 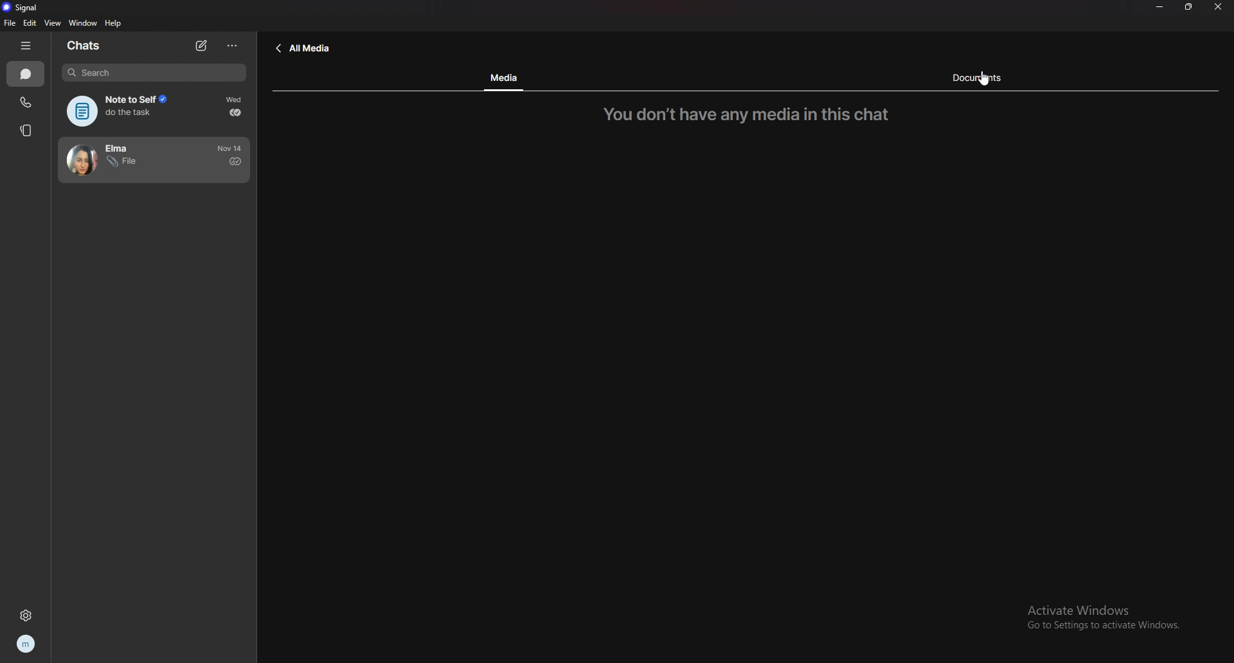 What do you see at coordinates (236, 100) in the screenshot?
I see `time` at bounding box center [236, 100].